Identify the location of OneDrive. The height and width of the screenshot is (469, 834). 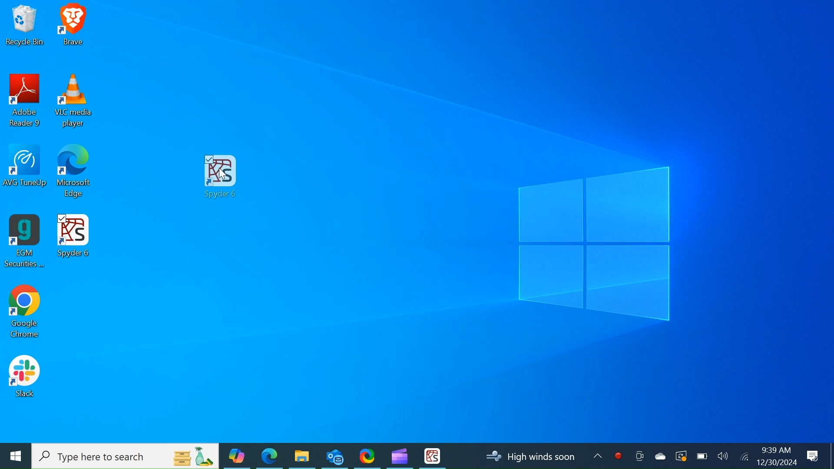
(659, 456).